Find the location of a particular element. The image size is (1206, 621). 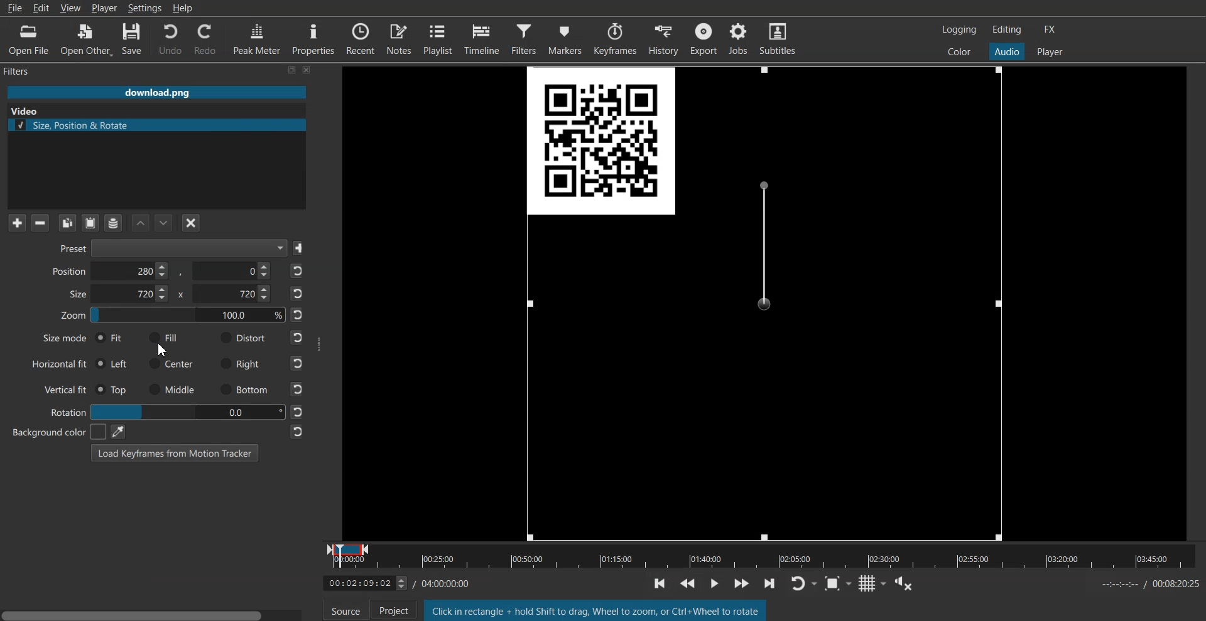

Move Filter Down is located at coordinates (164, 223).